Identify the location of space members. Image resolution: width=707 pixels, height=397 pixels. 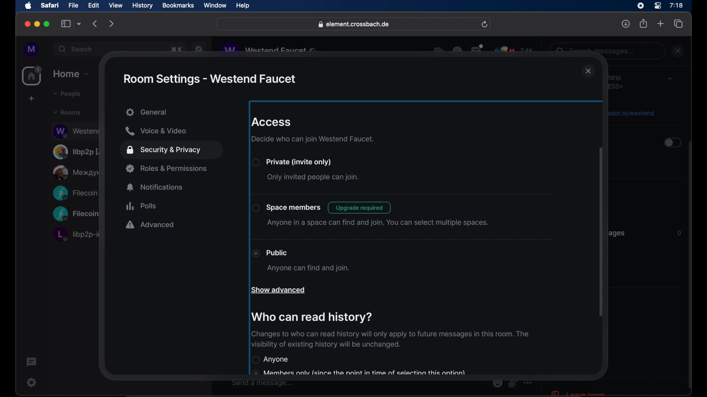
(372, 214).